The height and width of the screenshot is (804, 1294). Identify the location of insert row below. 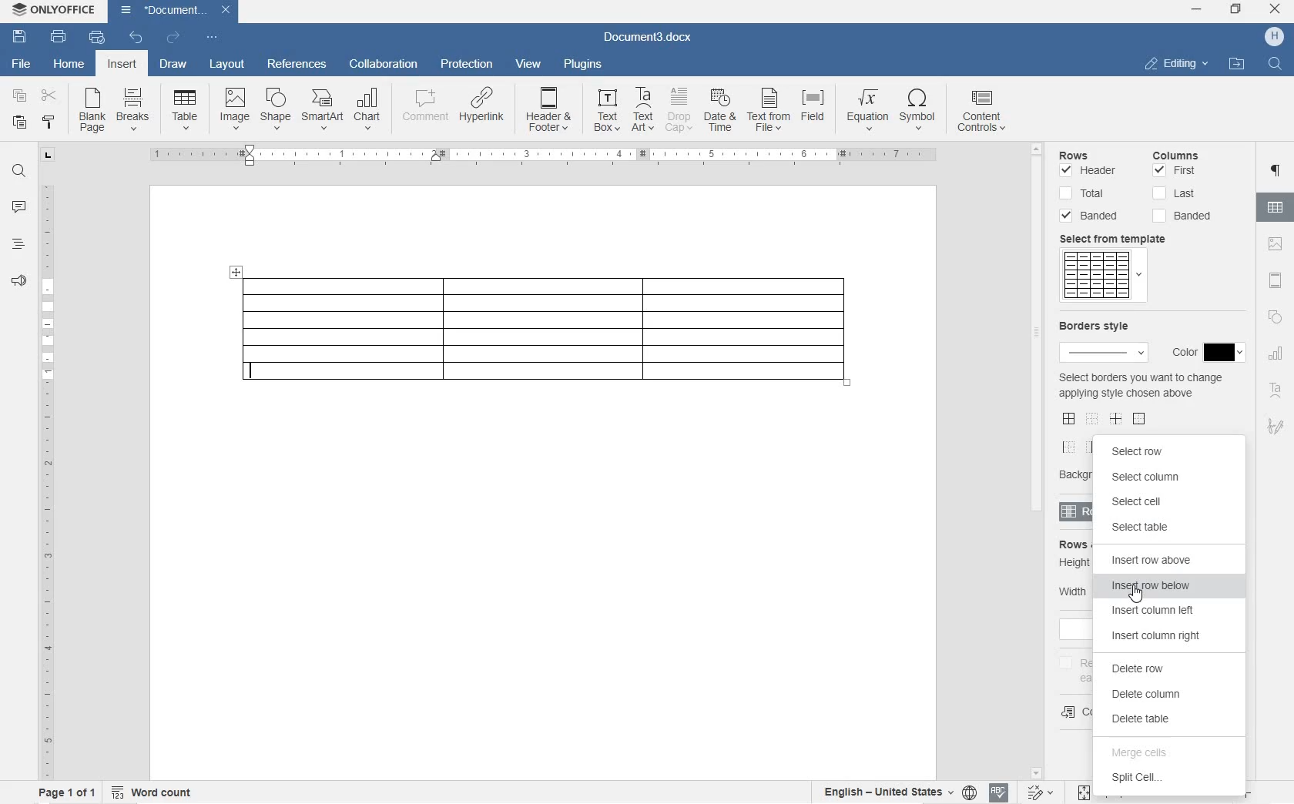
(1162, 585).